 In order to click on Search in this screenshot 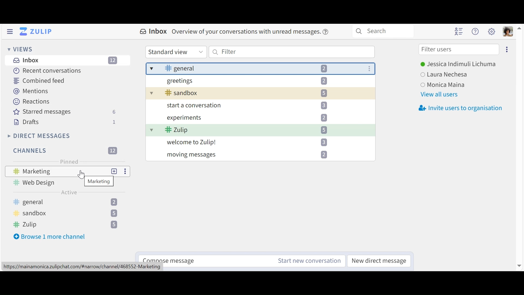, I will do `click(383, 31)`.